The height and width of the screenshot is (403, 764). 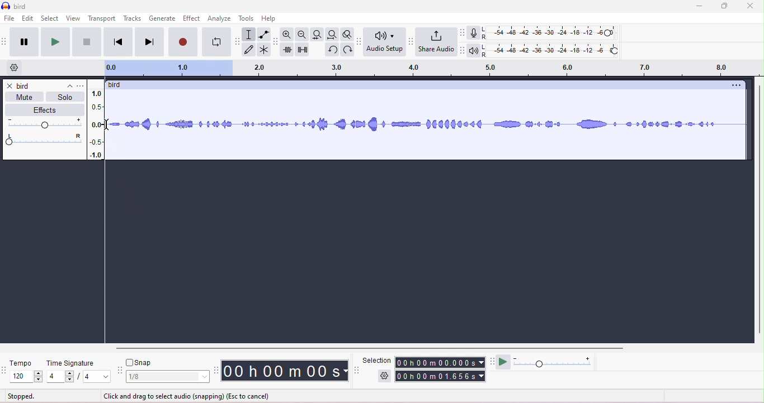 What do you see at coordinates (441, 362) in the screenshot?
I see `00h00m0.000s (start time) ` at bounding box center [441, 362].